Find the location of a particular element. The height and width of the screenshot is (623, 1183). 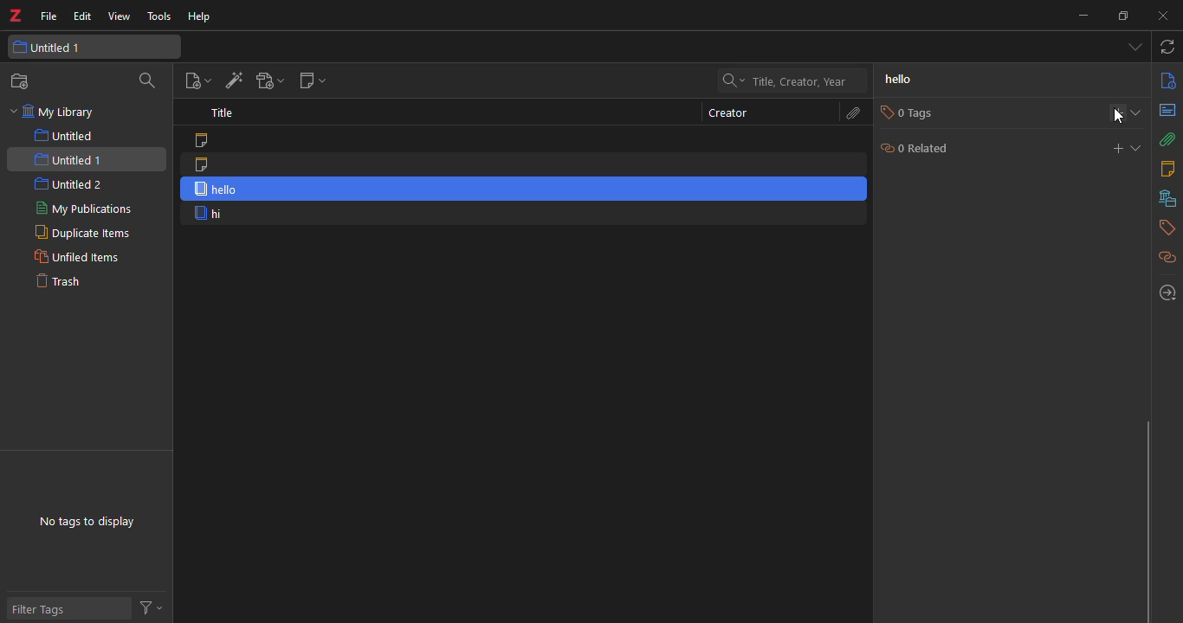

search is located at coordinates (149, 81).